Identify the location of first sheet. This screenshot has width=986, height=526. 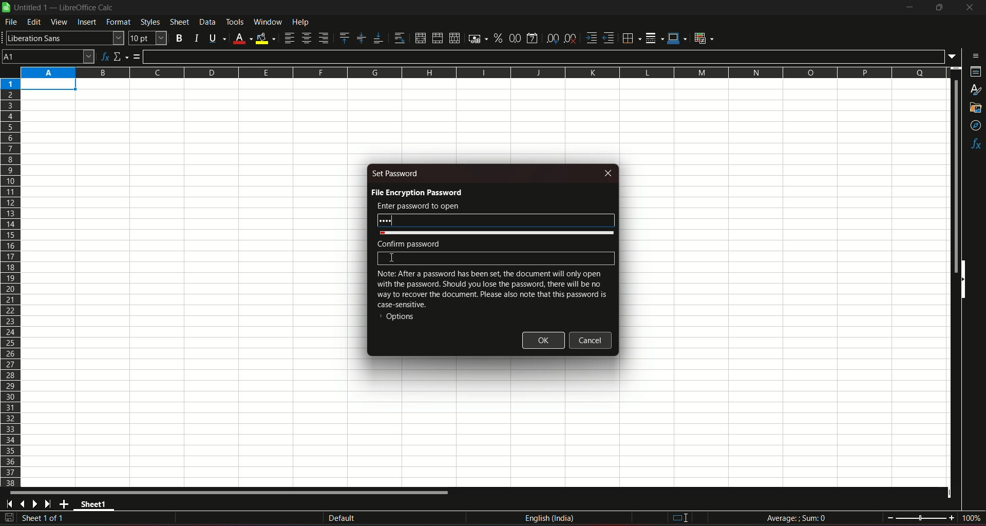
(11, 504).